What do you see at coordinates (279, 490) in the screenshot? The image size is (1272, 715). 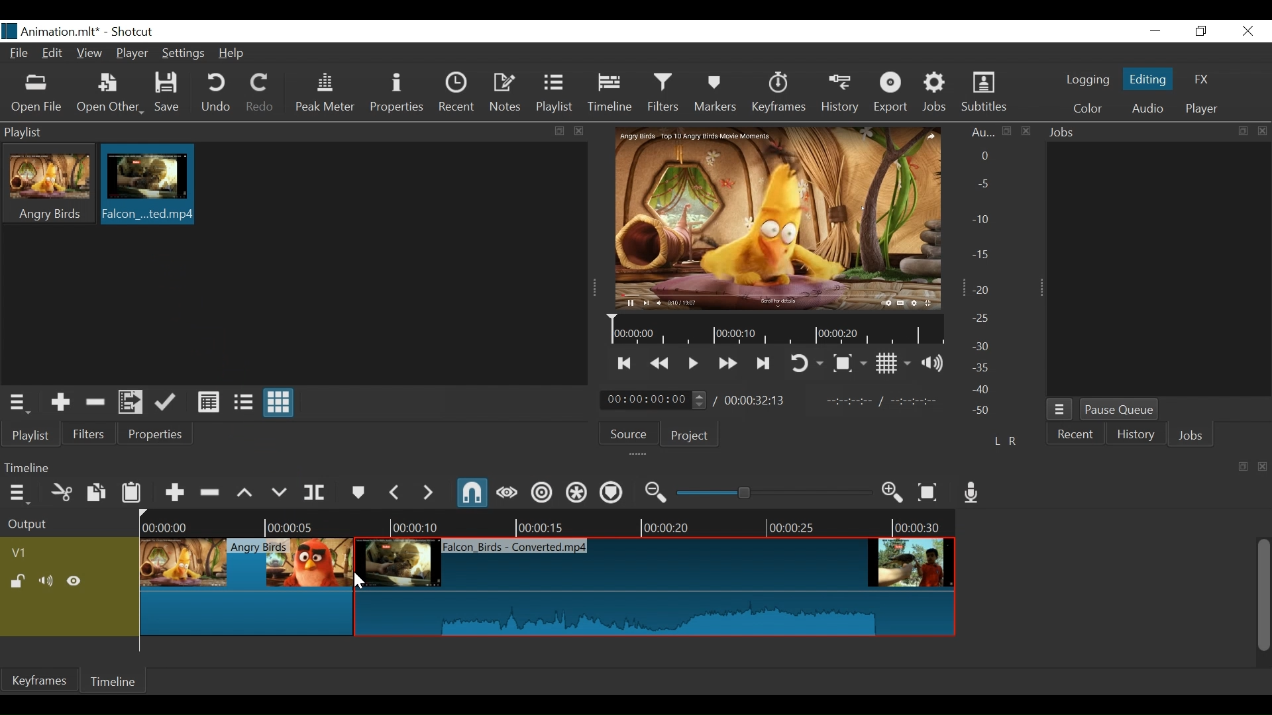 I see `Overwrite` at bounding box center [279, 490].